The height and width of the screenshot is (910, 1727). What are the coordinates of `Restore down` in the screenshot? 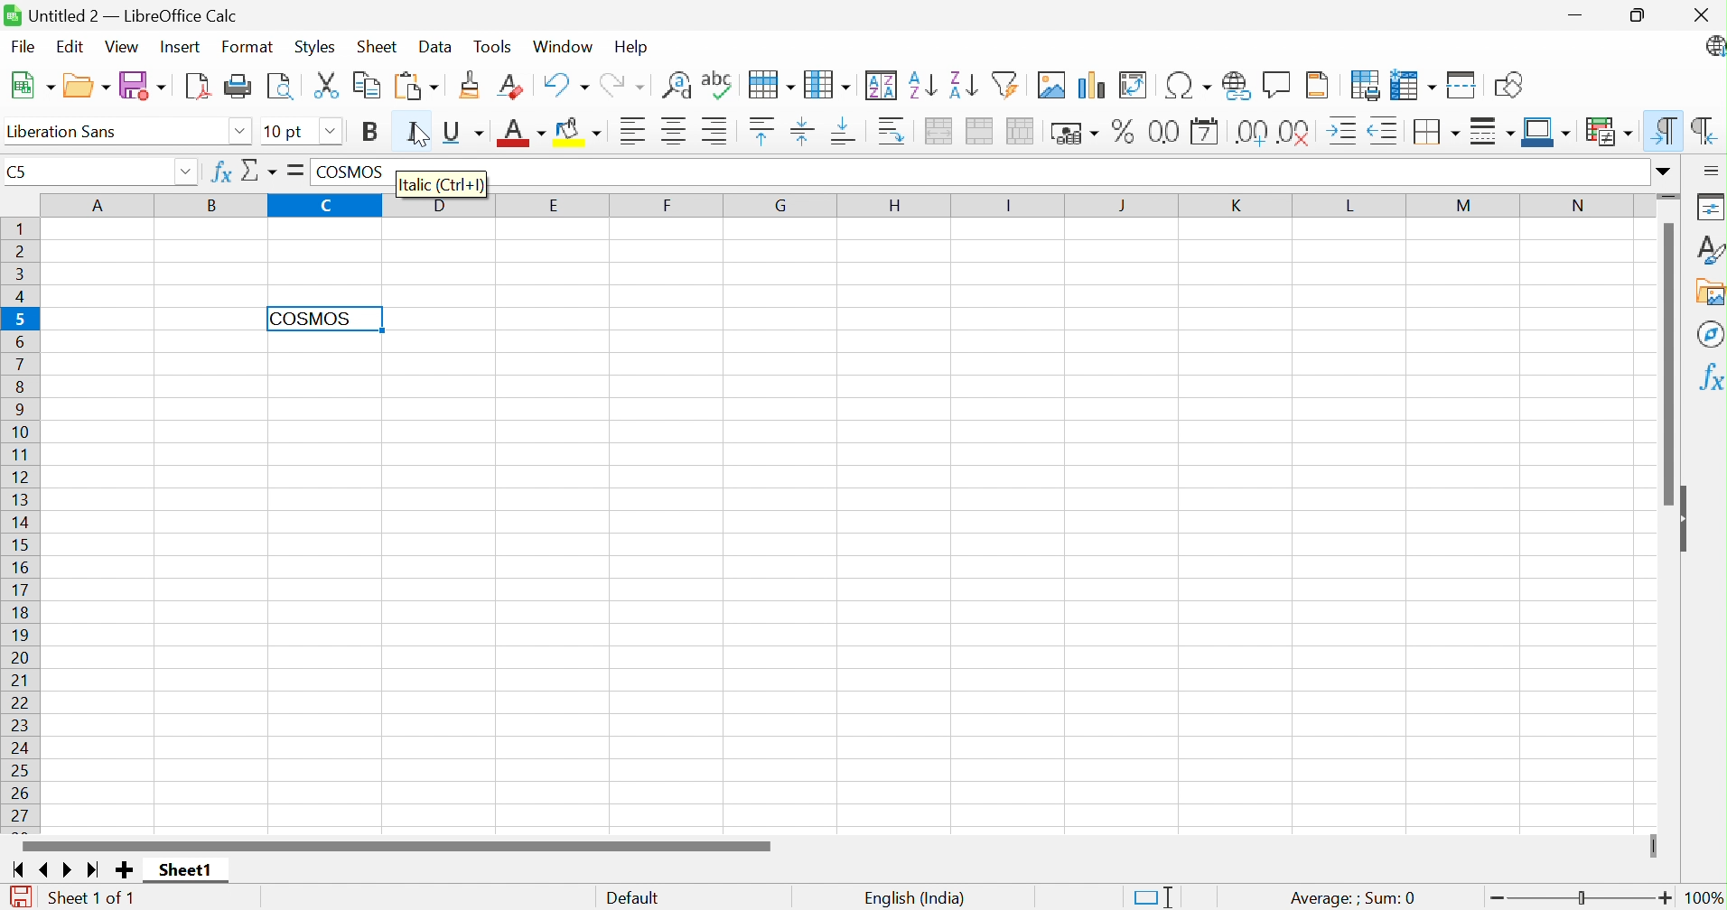 It's located at (1642, 16).